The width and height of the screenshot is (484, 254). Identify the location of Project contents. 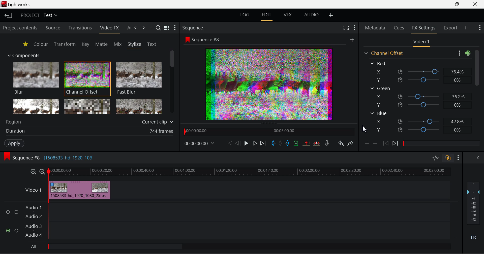
(20, 28).